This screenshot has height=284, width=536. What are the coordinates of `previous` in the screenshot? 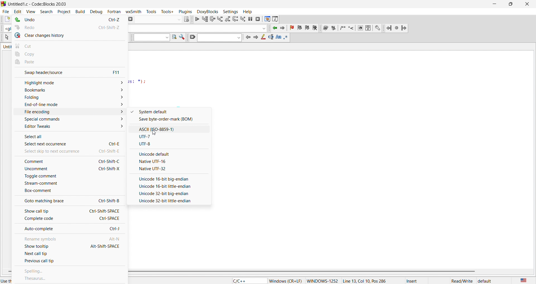 It's located at (248, 37).